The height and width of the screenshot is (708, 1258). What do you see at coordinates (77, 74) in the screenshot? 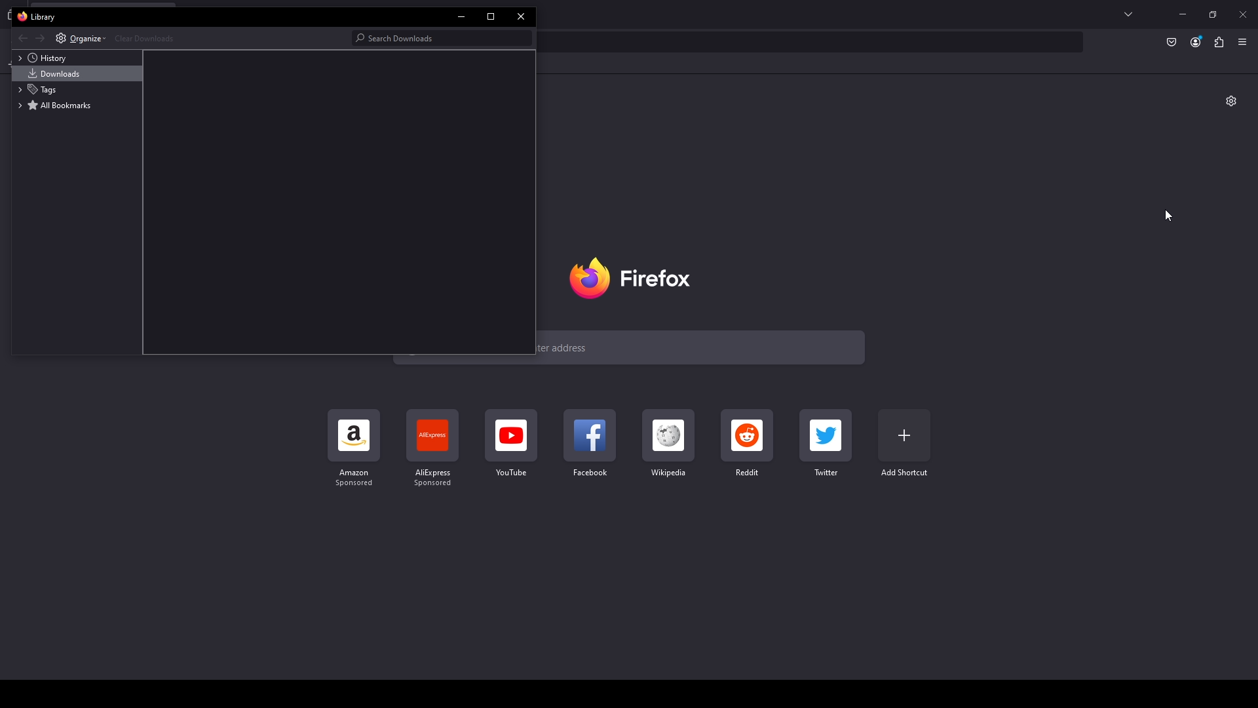
I see `Downloads` at bounding box center [77, 74].